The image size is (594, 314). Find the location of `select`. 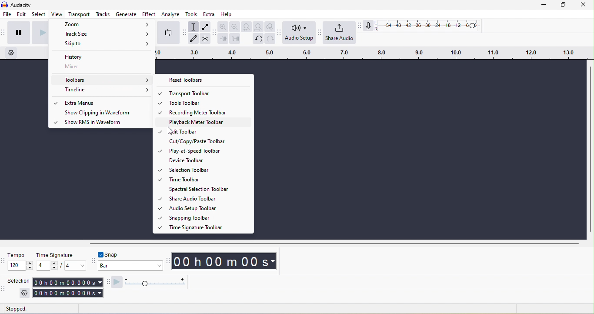

select is located at coordinates (39, 14).